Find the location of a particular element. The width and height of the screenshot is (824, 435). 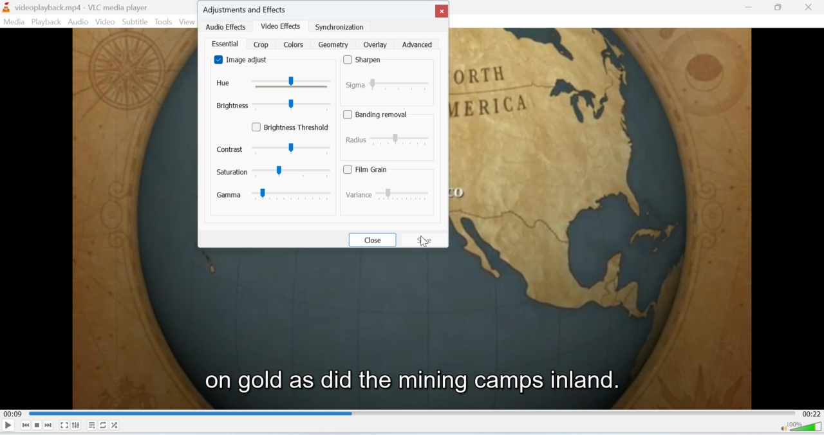

videoplayback.mp4  - vlc media player is located at coordinates (84, 7).